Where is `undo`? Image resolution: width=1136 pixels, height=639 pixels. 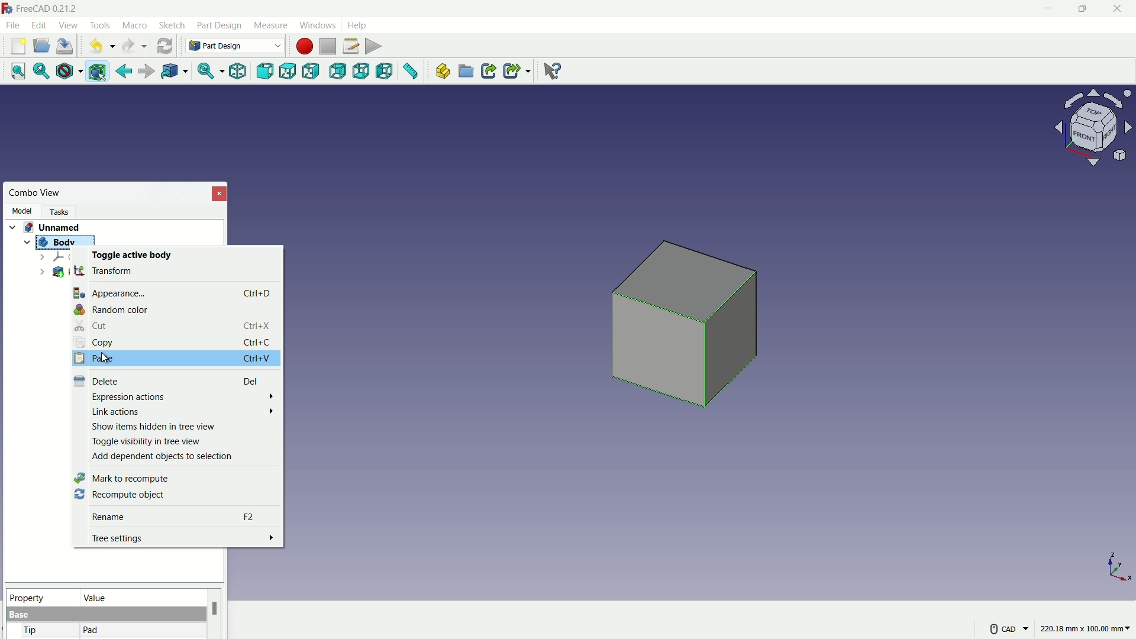 undo is located at coordinates (99, 47).